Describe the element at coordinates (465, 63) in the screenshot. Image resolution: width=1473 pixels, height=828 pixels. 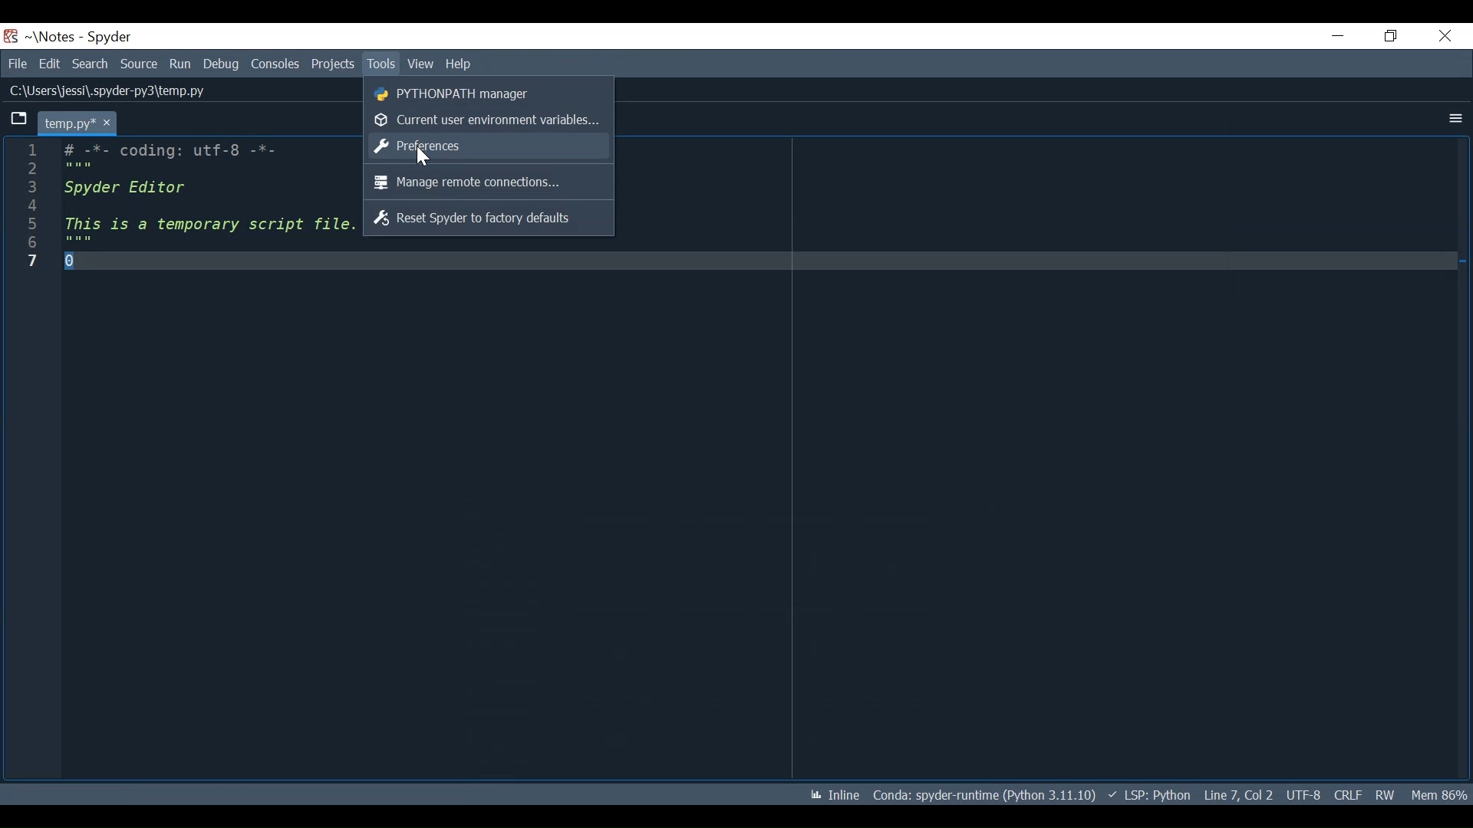
I see `Help` at that location.